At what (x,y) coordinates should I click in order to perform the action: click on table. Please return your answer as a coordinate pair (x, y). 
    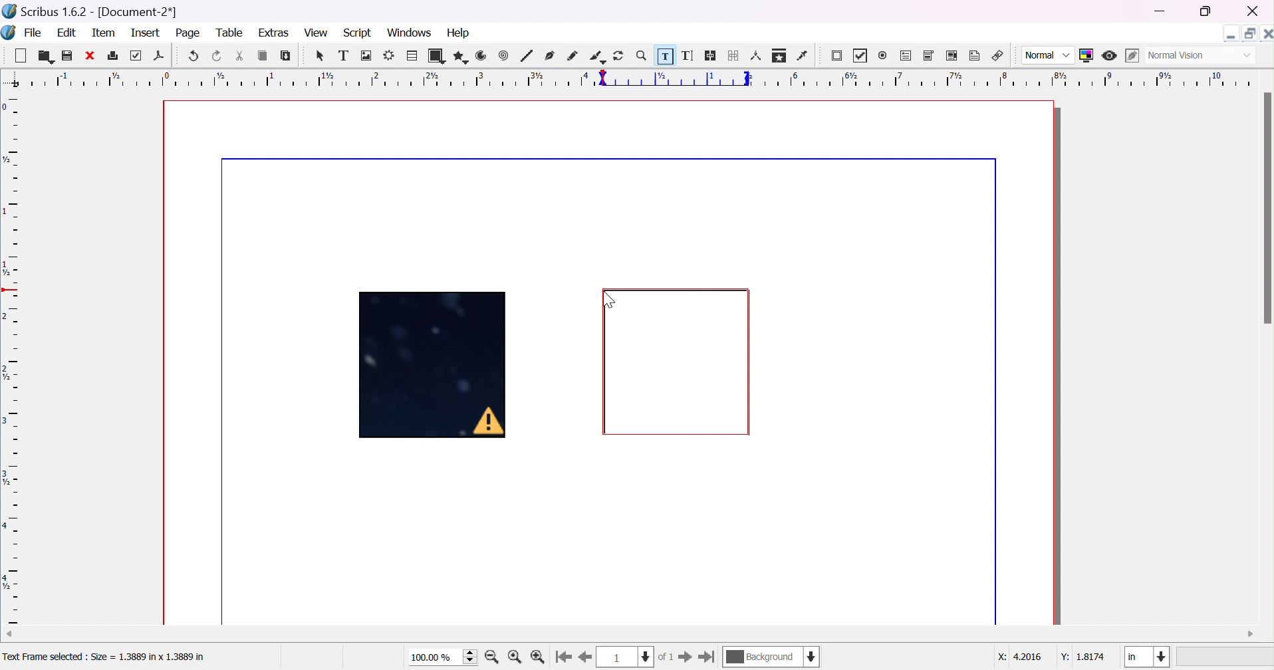
    Looking at the image, I should click on (412, 54).